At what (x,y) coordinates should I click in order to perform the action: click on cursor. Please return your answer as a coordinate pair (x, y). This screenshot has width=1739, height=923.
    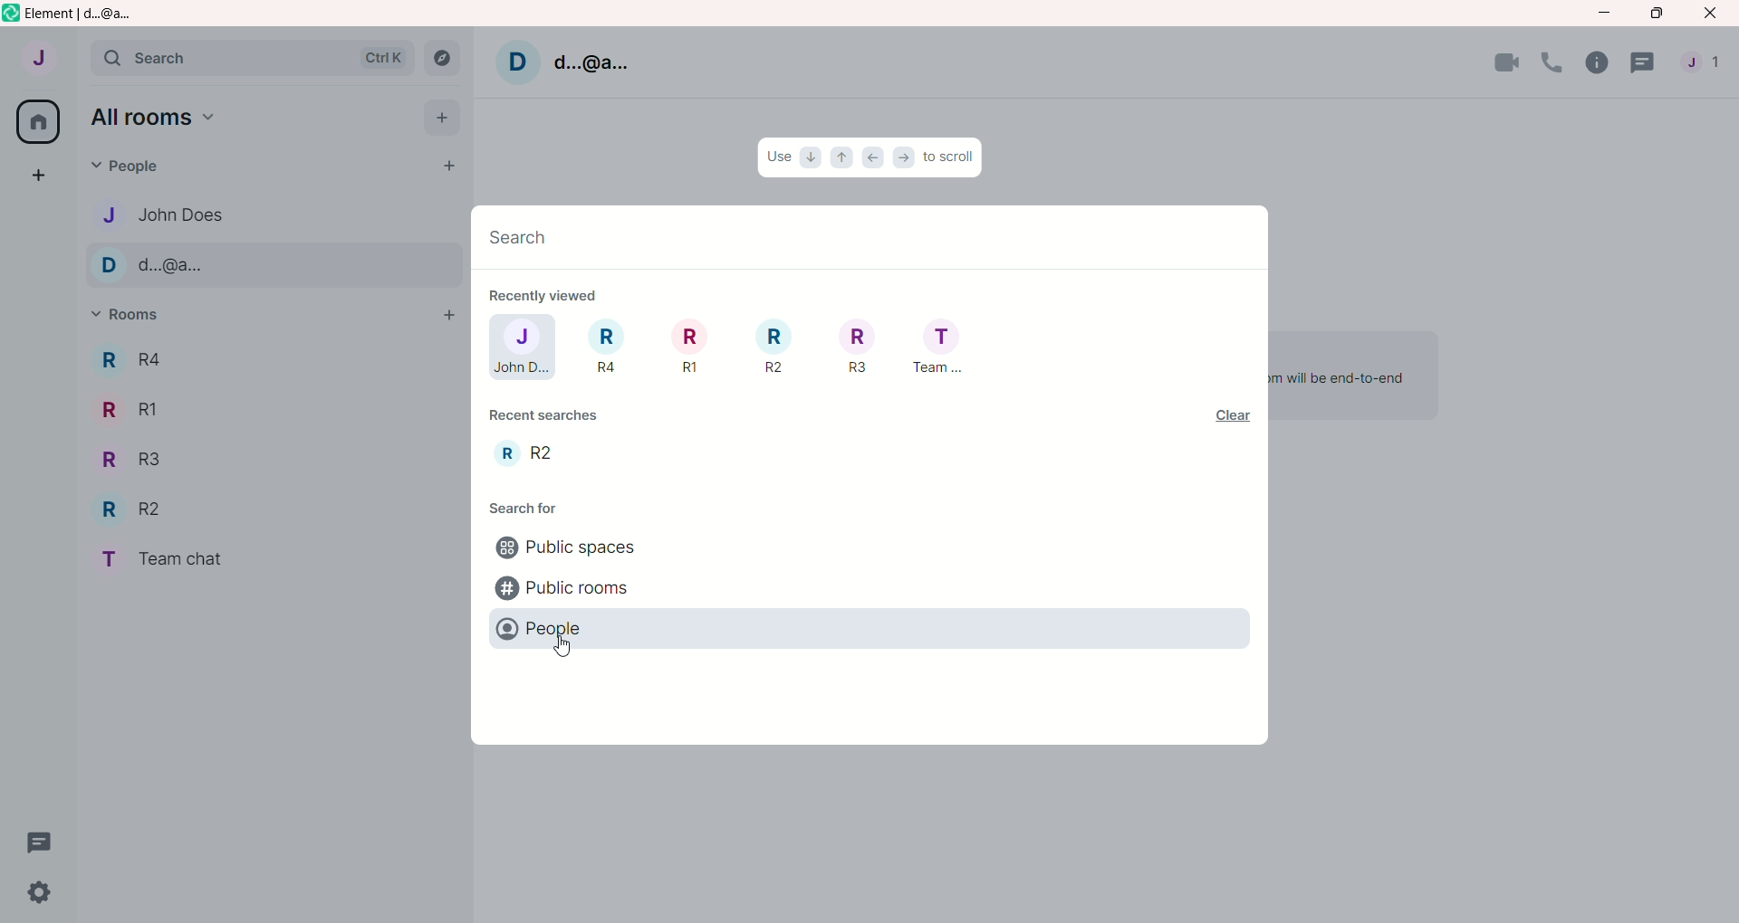
    Looking at the image, I should click on (564, 650).